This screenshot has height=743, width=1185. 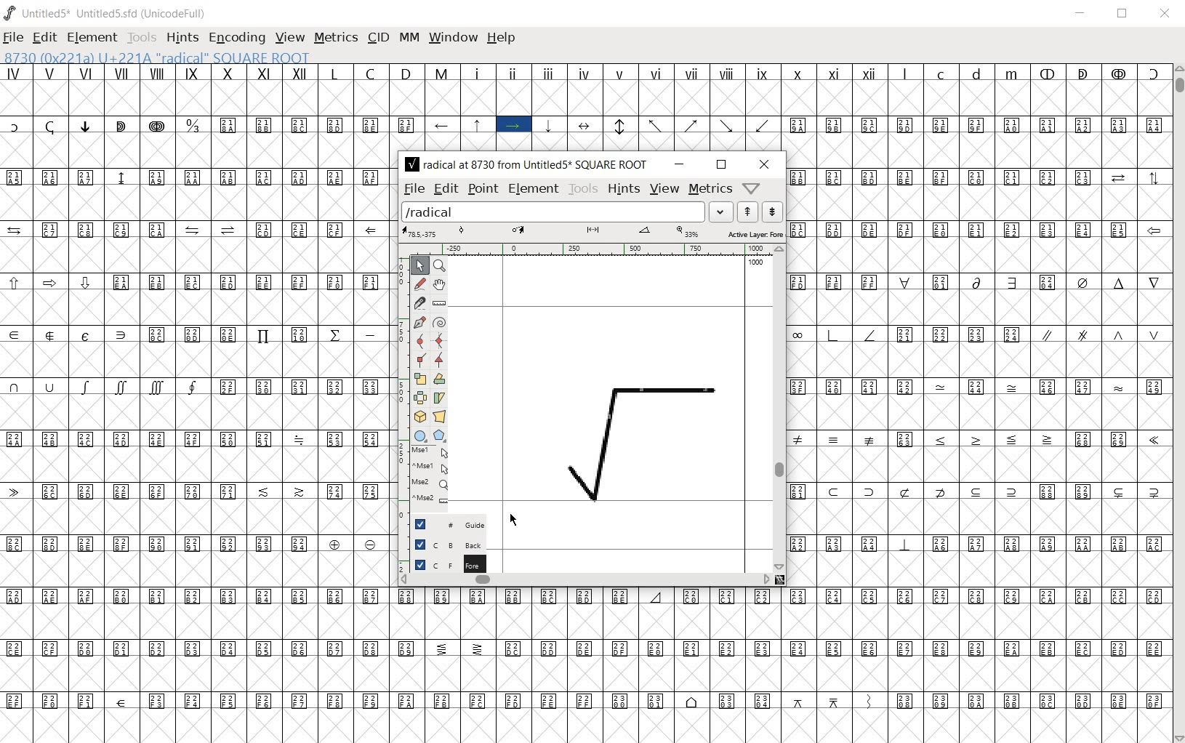 What do you see at coordinates (523, 166) in the screenshot?
I see `radical at 8730 from Untitled5 SQUARE ROOT` at bounding box center [523, 166].